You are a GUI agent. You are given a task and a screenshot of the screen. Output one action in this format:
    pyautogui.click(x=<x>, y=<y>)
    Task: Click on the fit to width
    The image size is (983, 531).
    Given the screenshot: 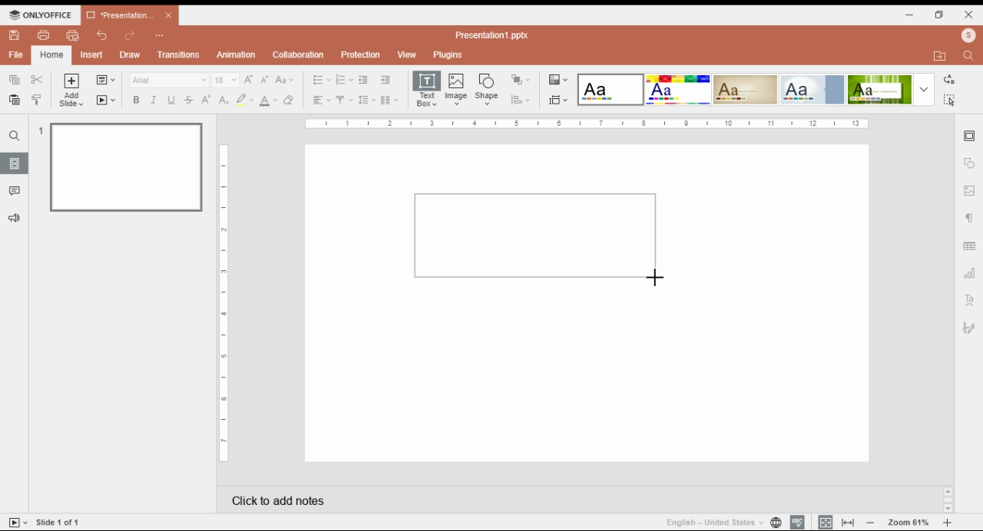 What is the action you would take?
    pyautogui.click(x=849, y=522)
    